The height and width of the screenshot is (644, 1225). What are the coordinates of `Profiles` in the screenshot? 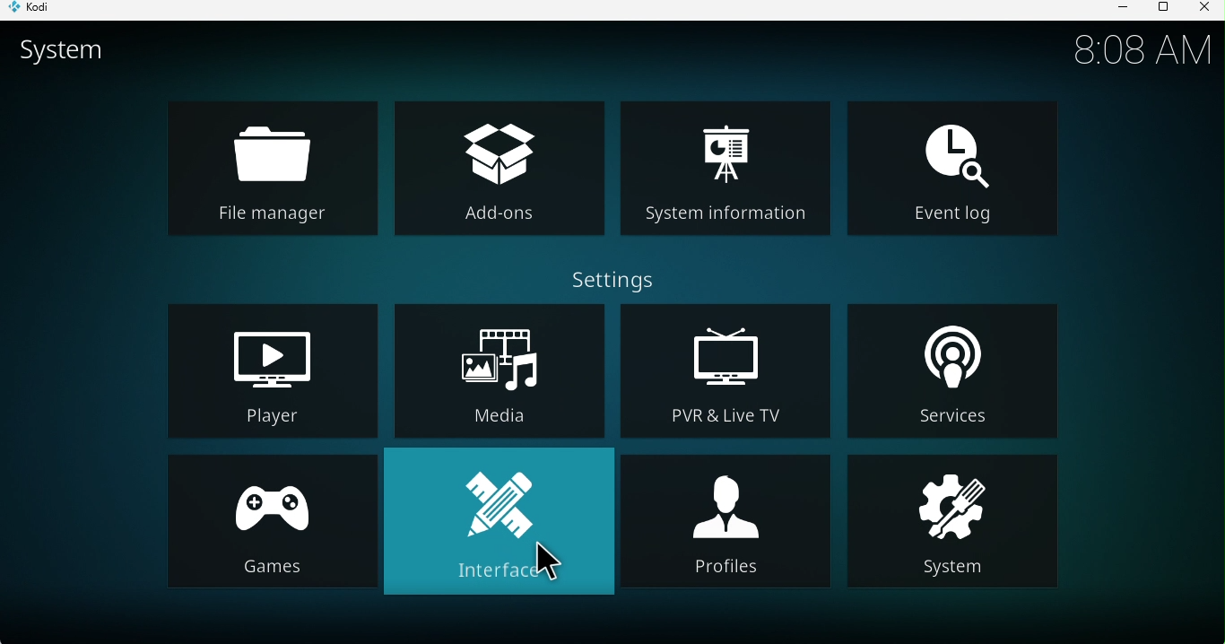 It's located at (726, 519).